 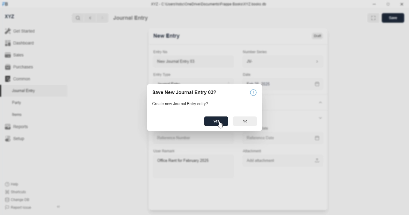 What do you see at coordinates (131, 18) in the screenshot?
I see `journal entry` at bounding box center [131, 18].